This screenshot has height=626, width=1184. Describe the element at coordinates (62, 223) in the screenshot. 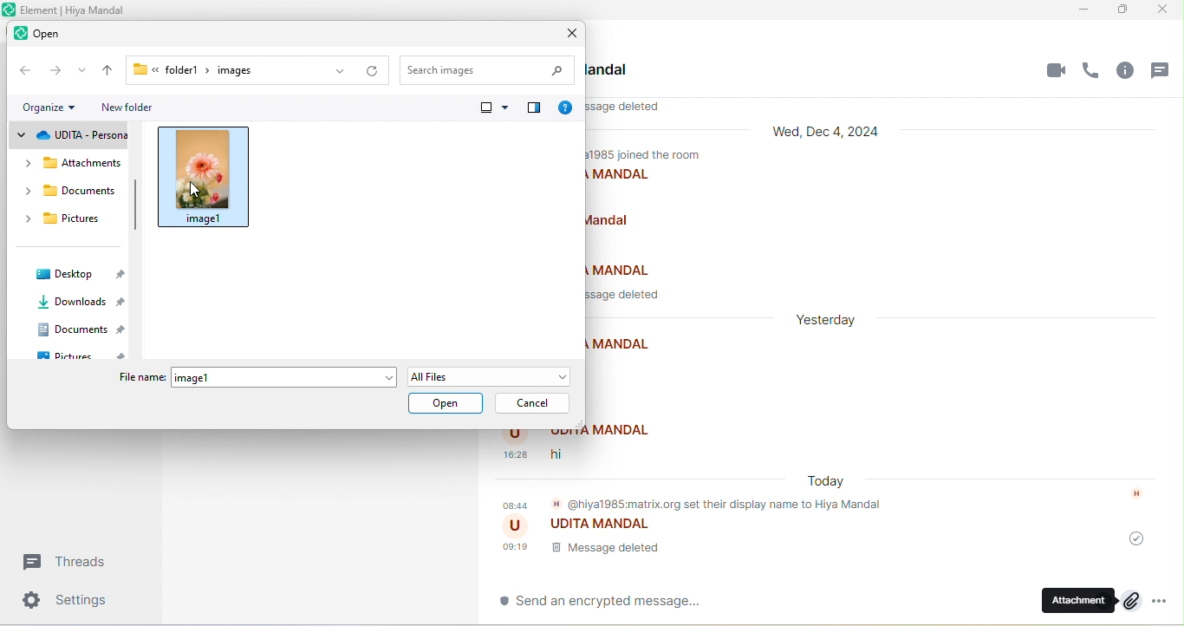

I see `pictures` at that location.